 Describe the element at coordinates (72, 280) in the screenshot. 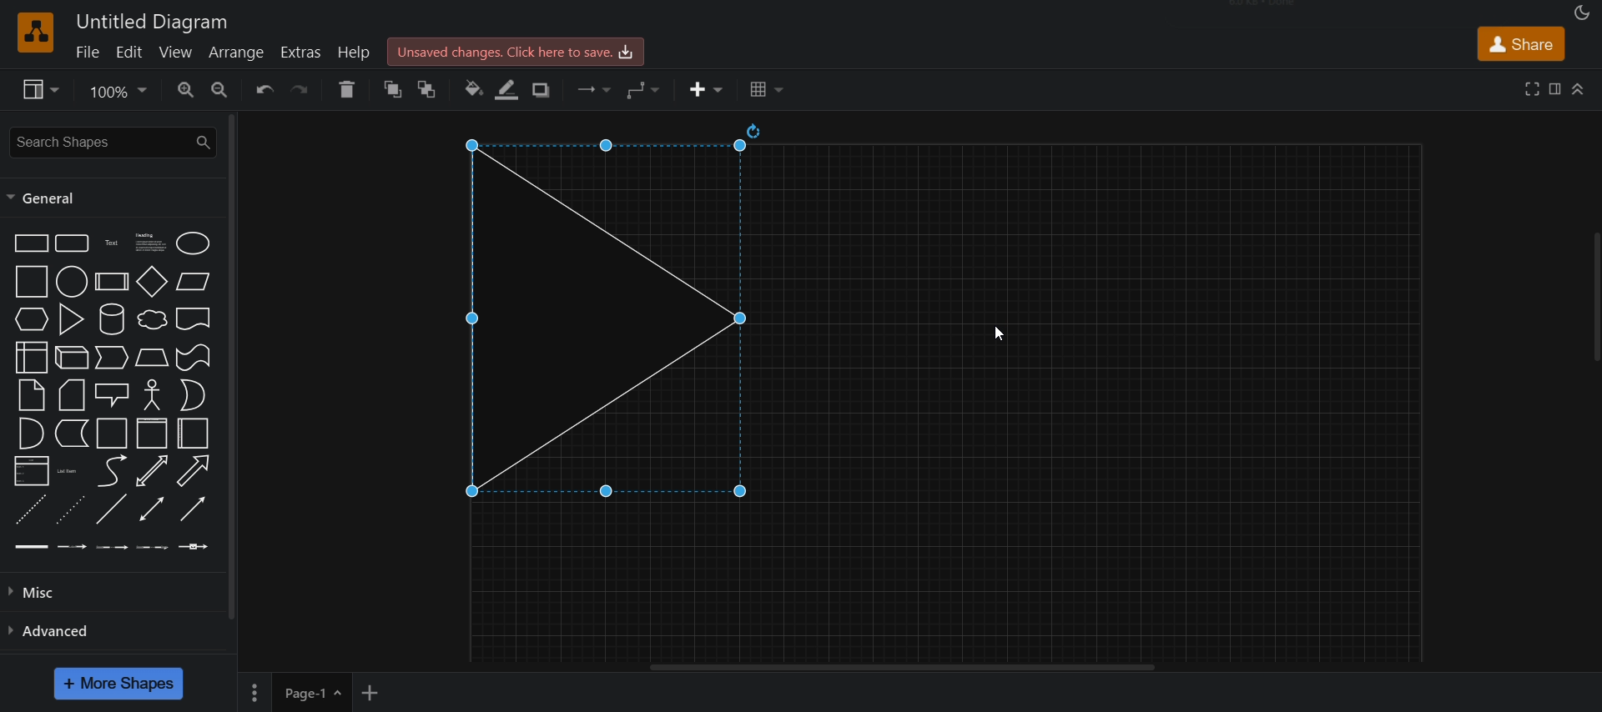

I see `circle` at that location.